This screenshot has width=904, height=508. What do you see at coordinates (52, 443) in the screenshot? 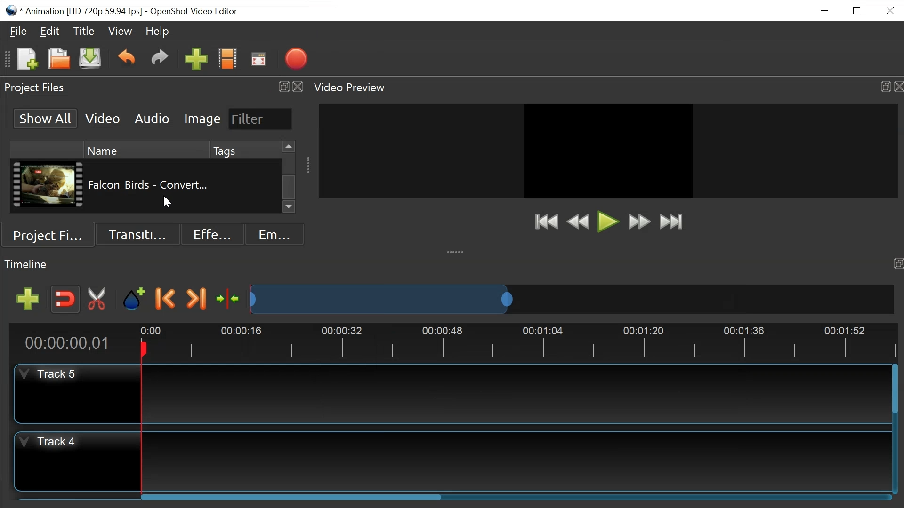
I see `Track Header` at bounding box center [52, 443].